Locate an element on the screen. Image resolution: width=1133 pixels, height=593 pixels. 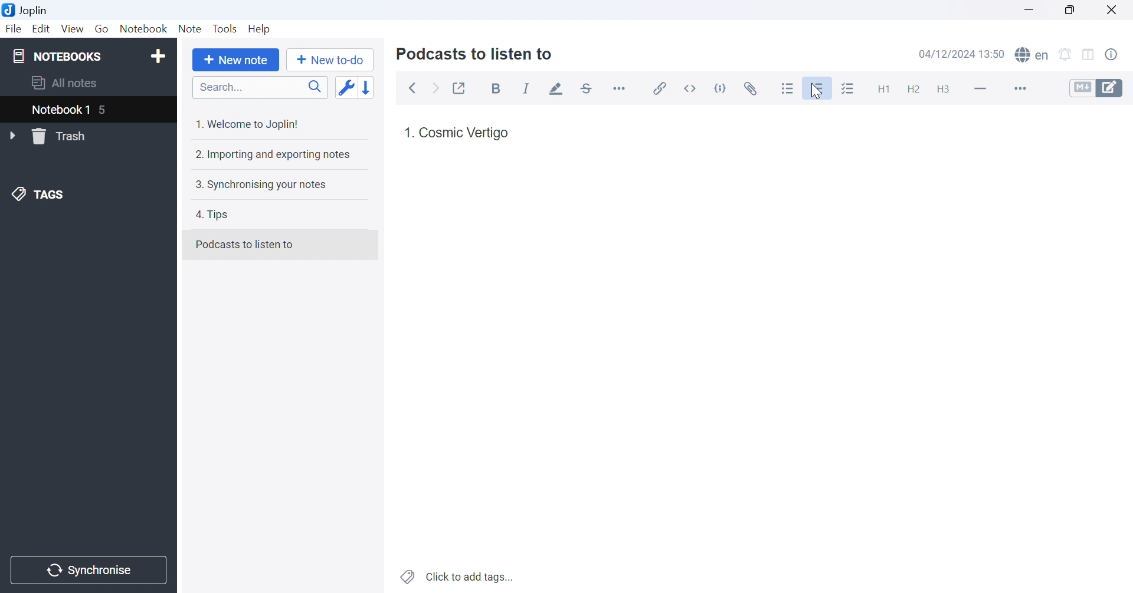
Strikethrough is located at coordinates (587, 87).